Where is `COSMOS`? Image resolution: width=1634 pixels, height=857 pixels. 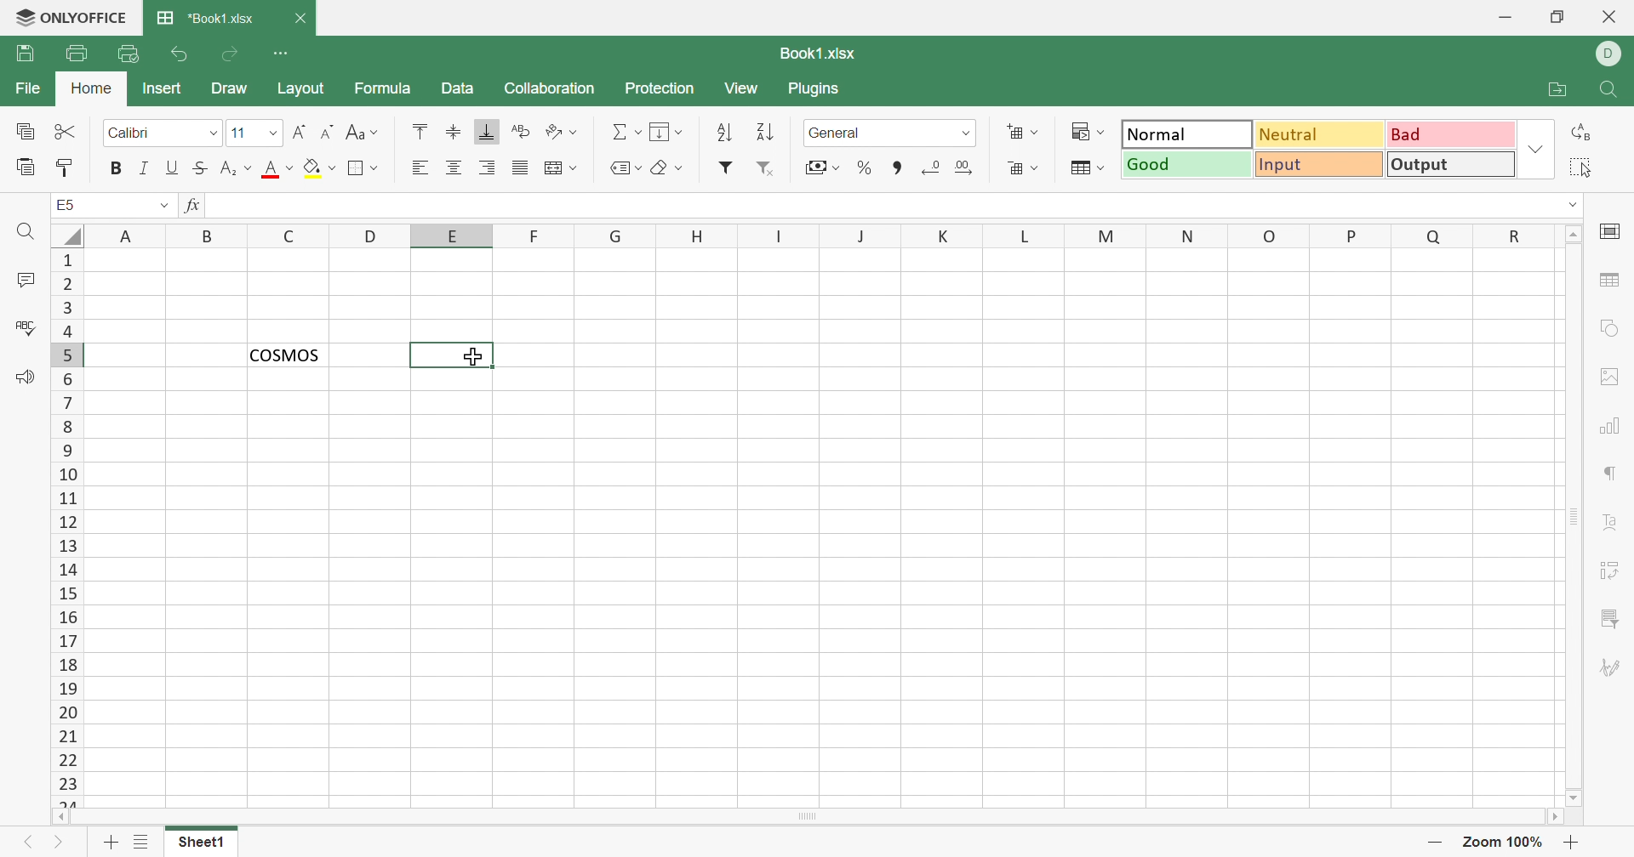
COSMOS is located at coordinates (285, 354).